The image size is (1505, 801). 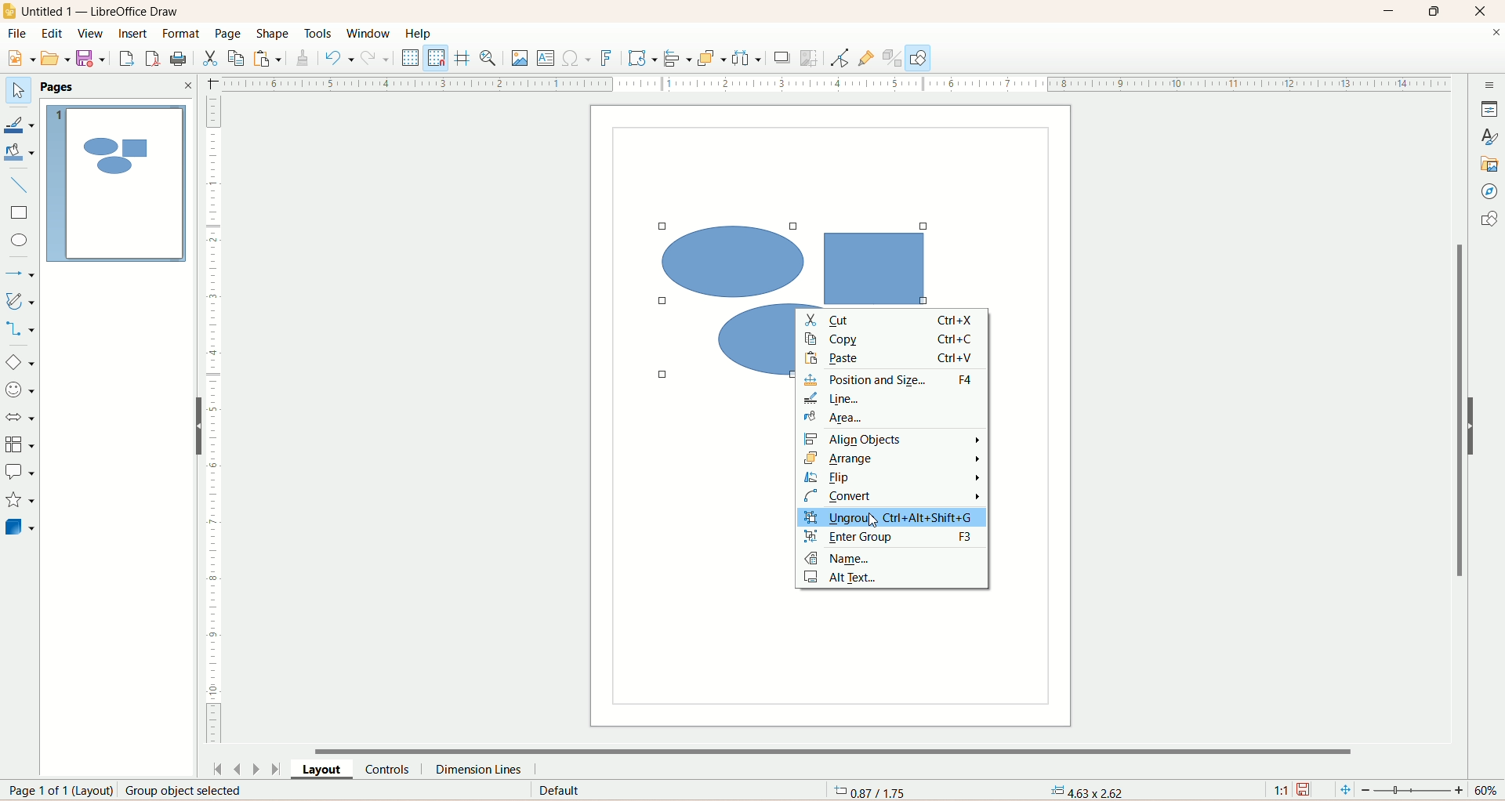 What do you see at coordinates (19, 90) in the screenshot?
I see `select` at bounding box center [19, 90].